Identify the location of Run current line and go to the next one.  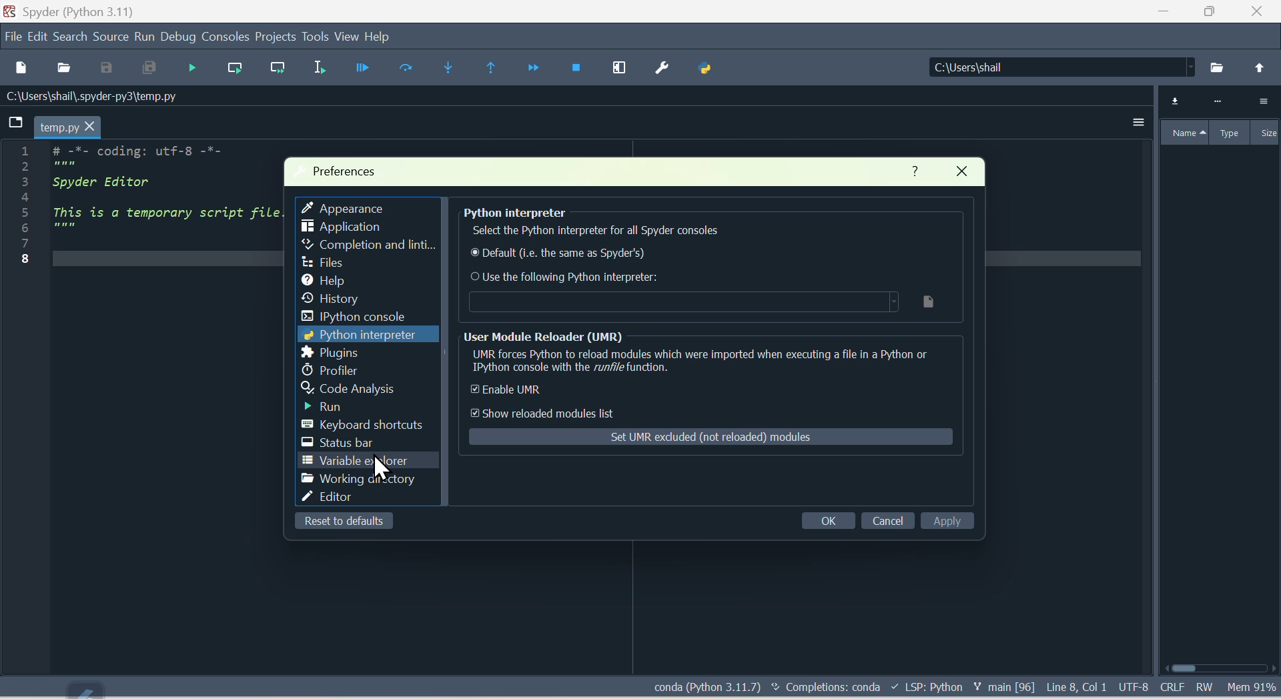
(275, 67).